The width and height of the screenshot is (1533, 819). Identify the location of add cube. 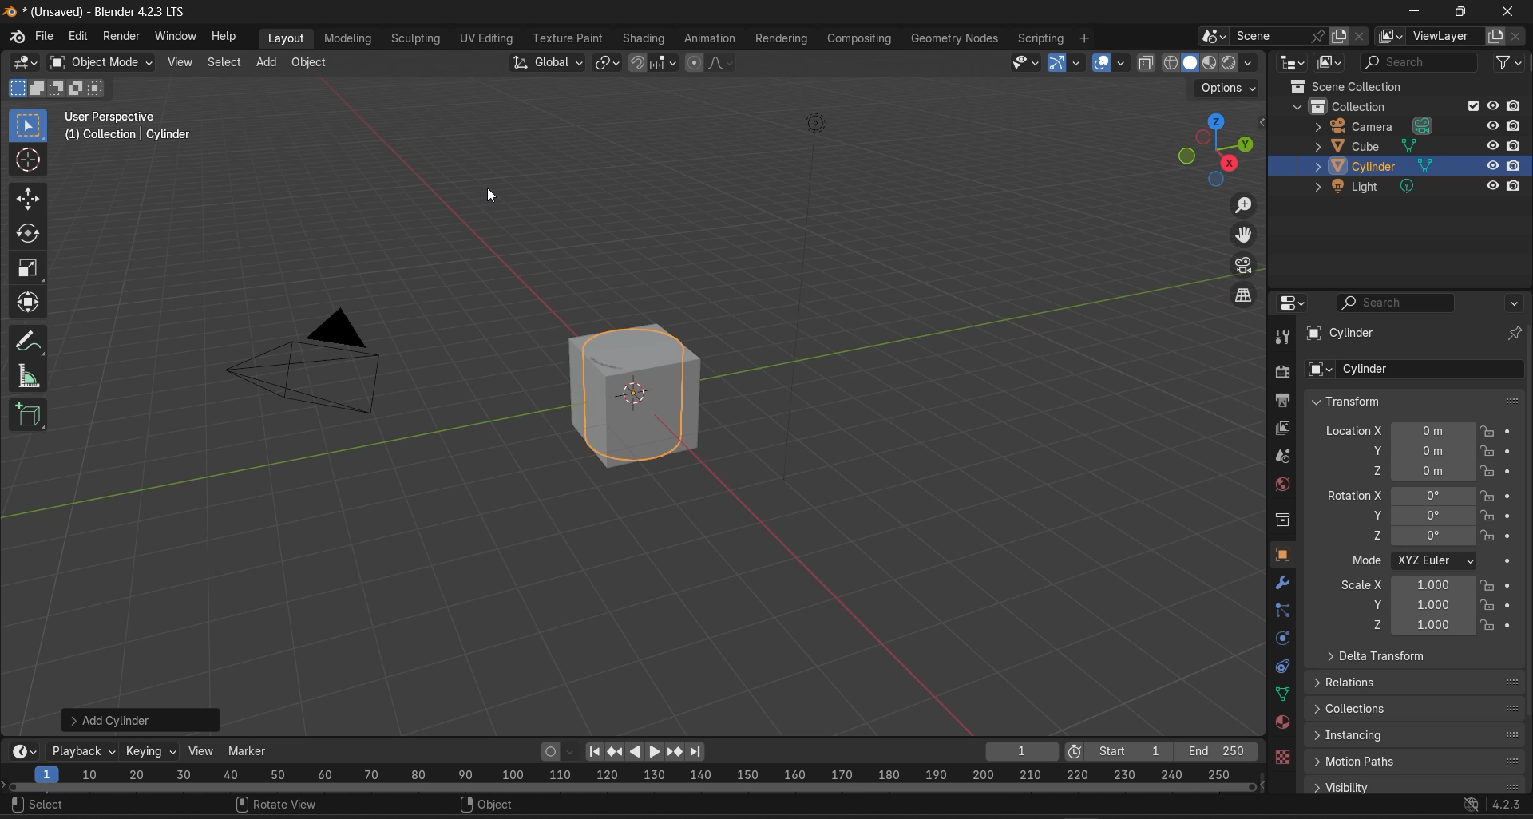
(30, 418).